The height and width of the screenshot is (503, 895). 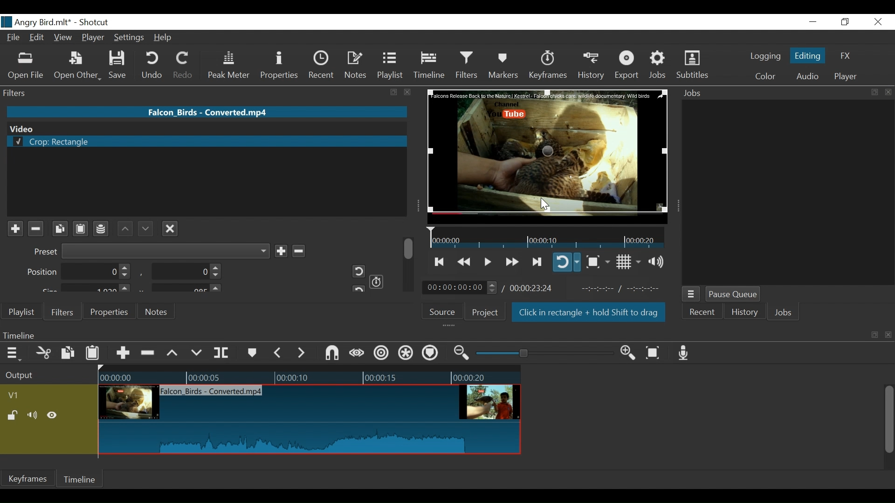 What do you see at coordinates (547, 237) in the screenshot?
I see `Timeline` at bounding box center [547, 237].